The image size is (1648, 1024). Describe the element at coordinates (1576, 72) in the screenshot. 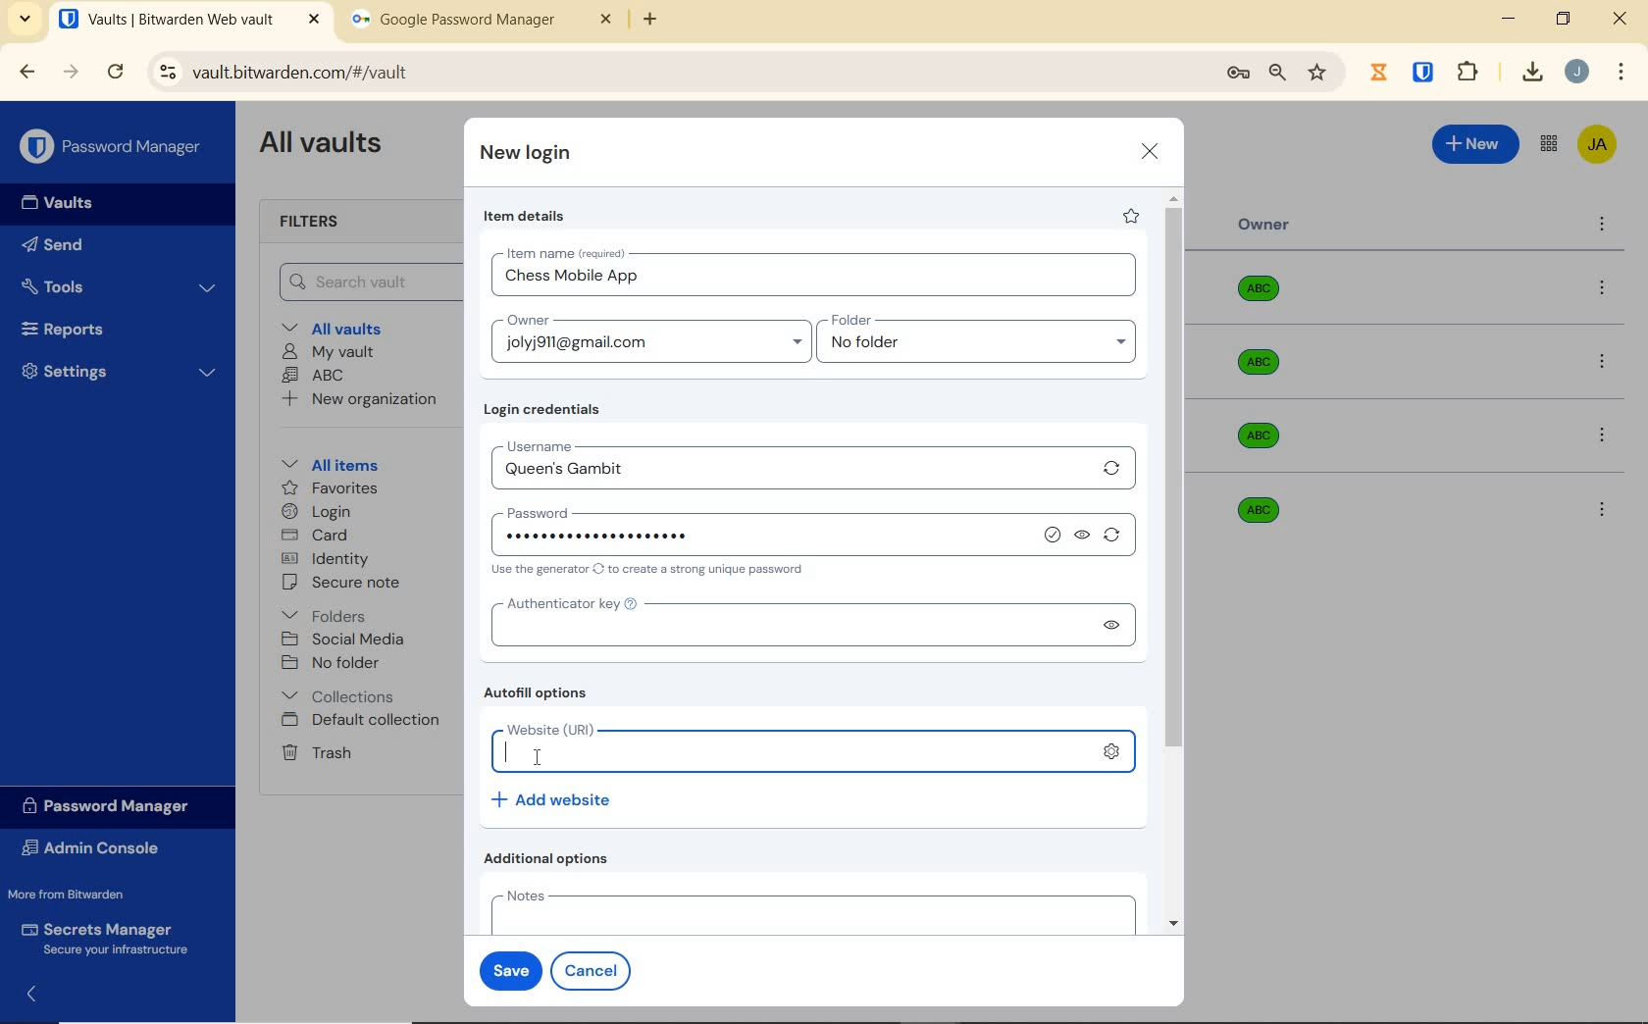

I see `Account` at that location.